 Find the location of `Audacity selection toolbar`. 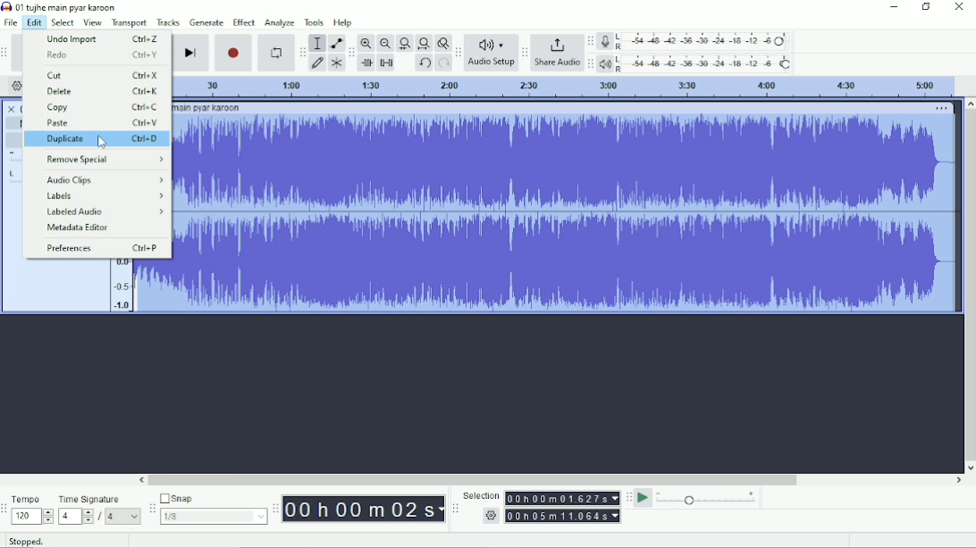

Audacity selection toolbar is located at coordinates (455, 509).